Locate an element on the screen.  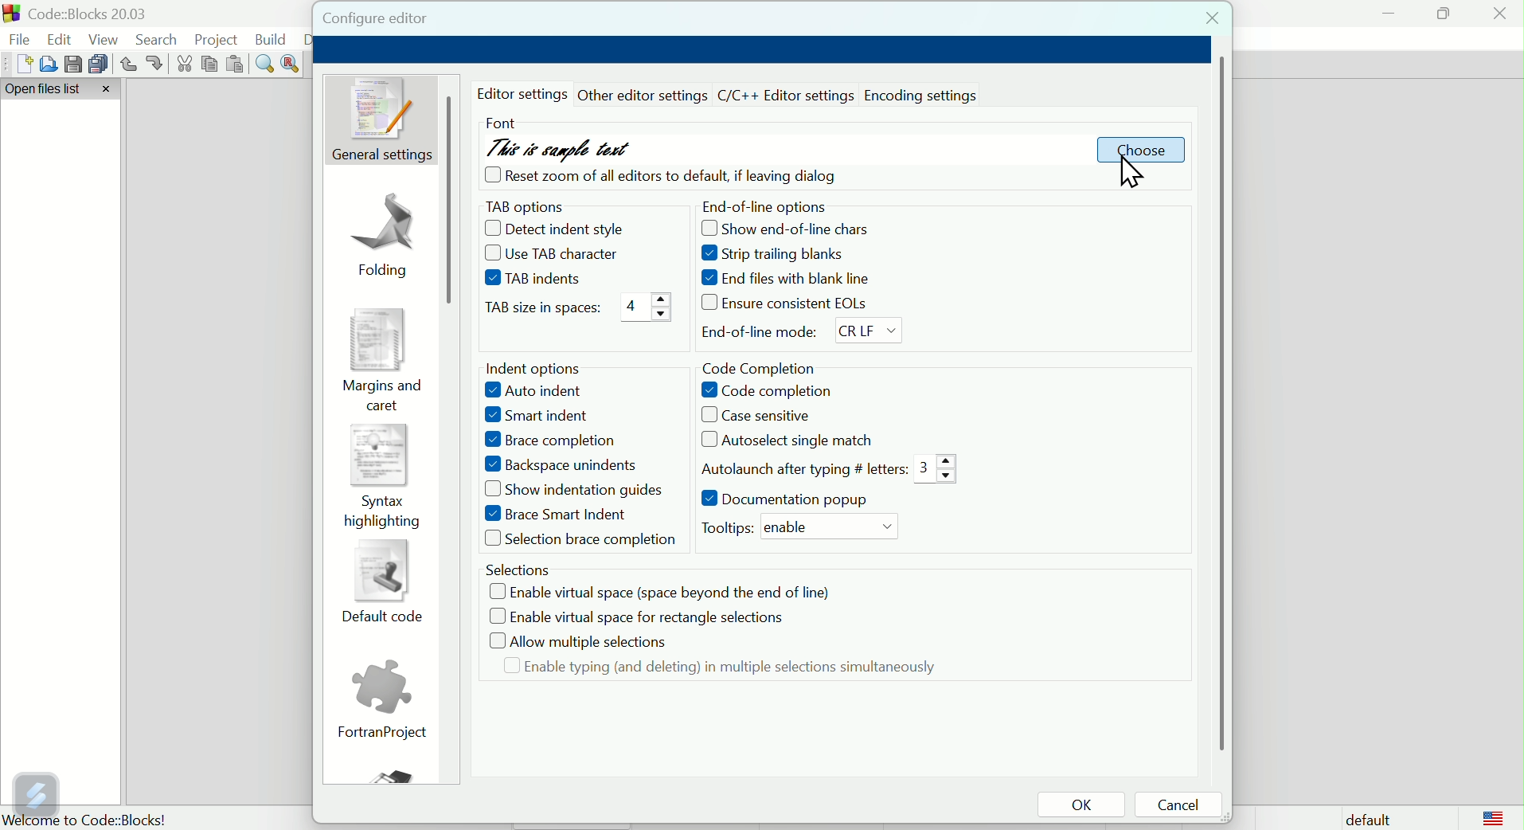
Backspace Unindents is located at coordinates (564, 463).